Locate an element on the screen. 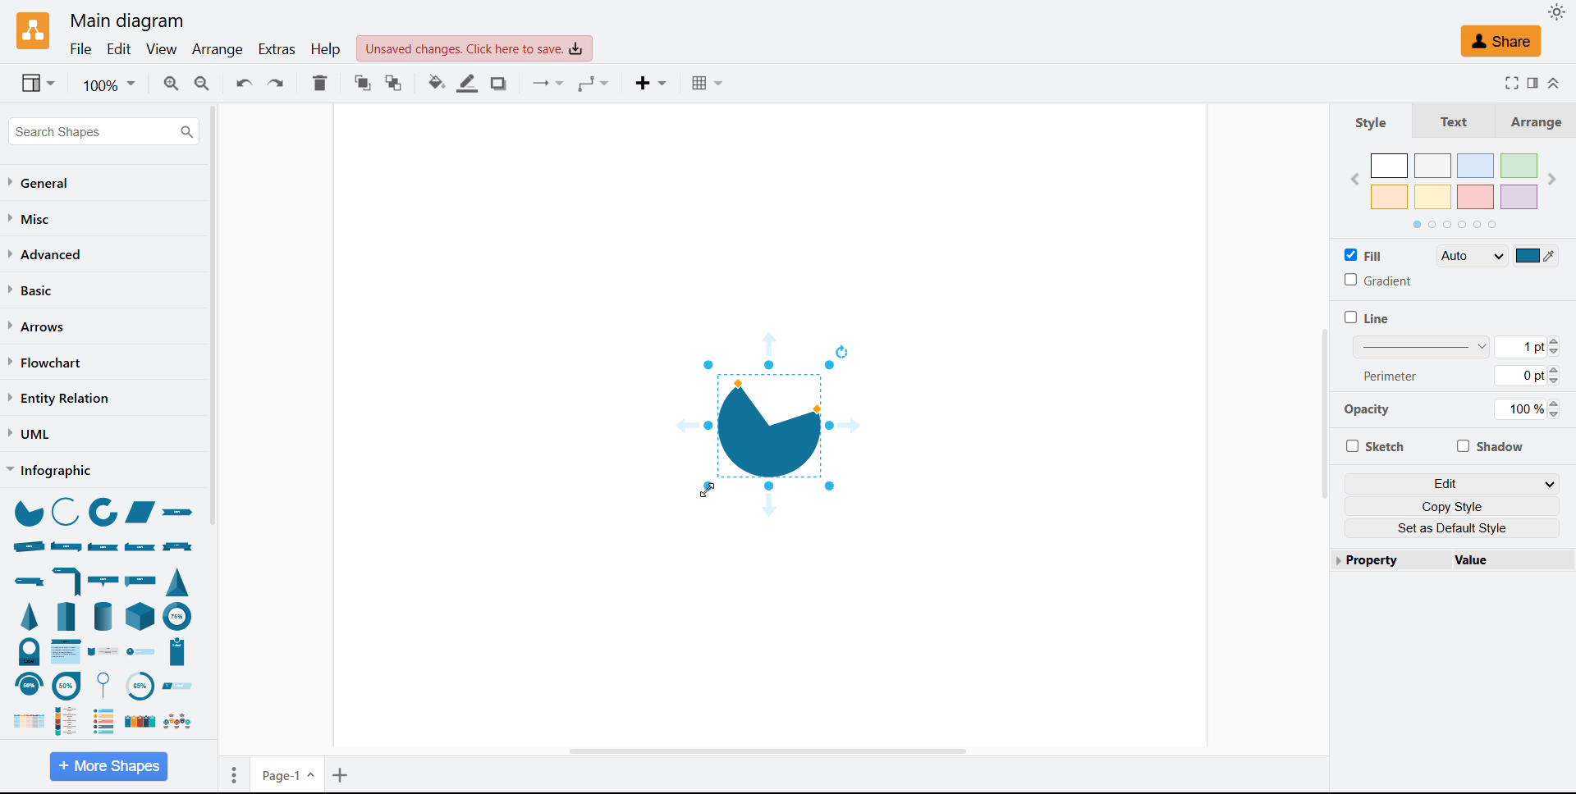  Zoom in  is located at coordinates (171, 83).